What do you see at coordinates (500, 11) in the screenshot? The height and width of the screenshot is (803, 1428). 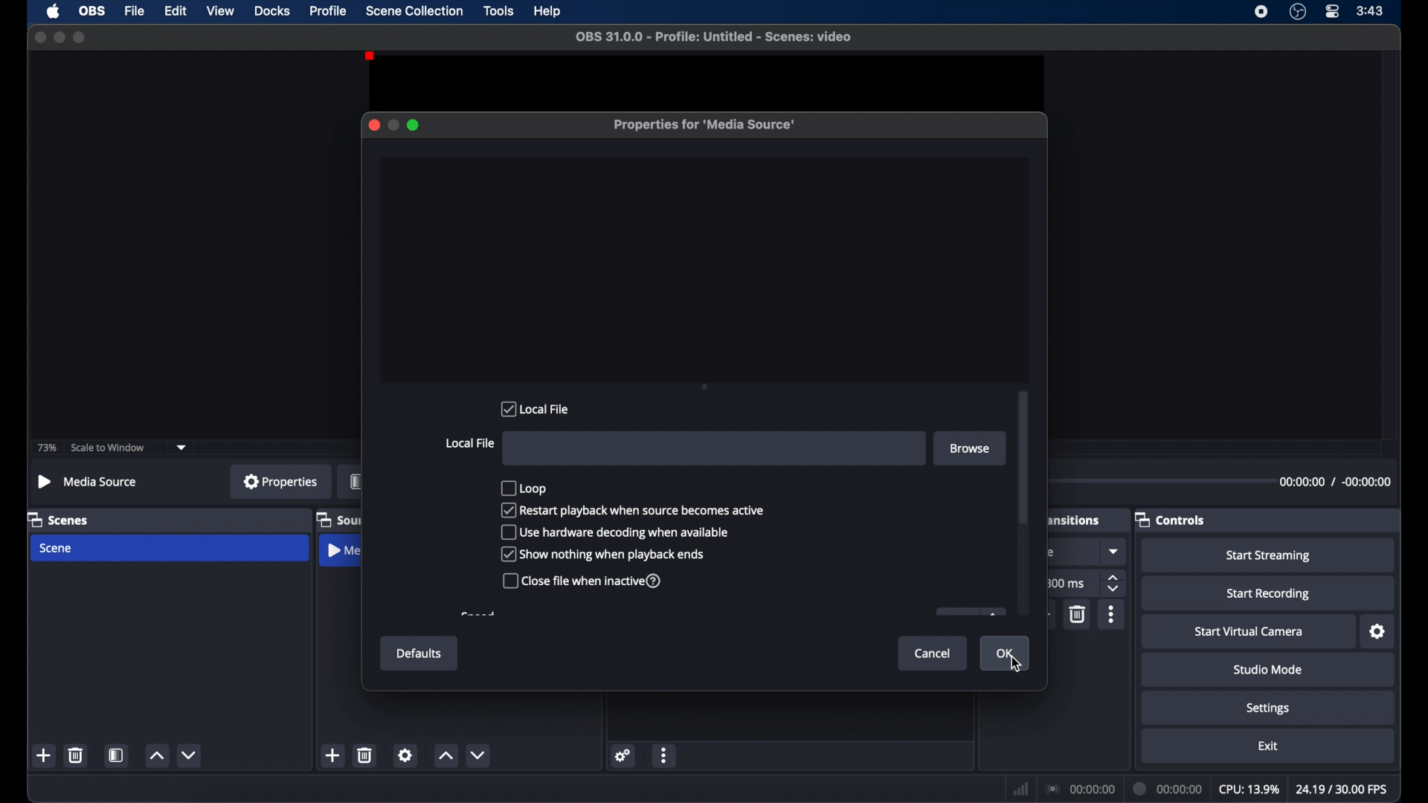 I see `tools` at bounding box center [500, 11].